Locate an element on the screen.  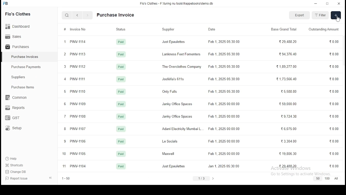
Maxwell is located at coordinates (169, 154).